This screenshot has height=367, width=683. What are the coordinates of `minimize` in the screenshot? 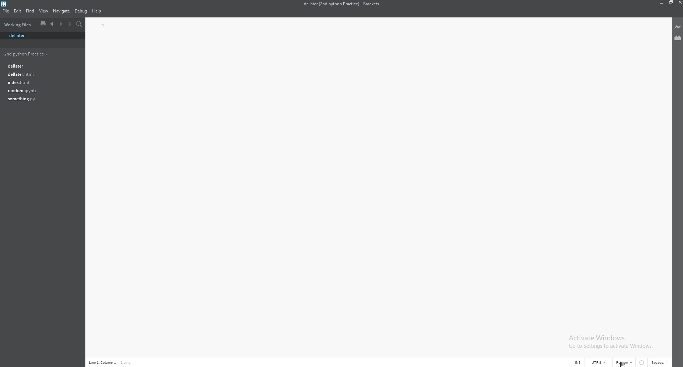 It's located at (660, 2).